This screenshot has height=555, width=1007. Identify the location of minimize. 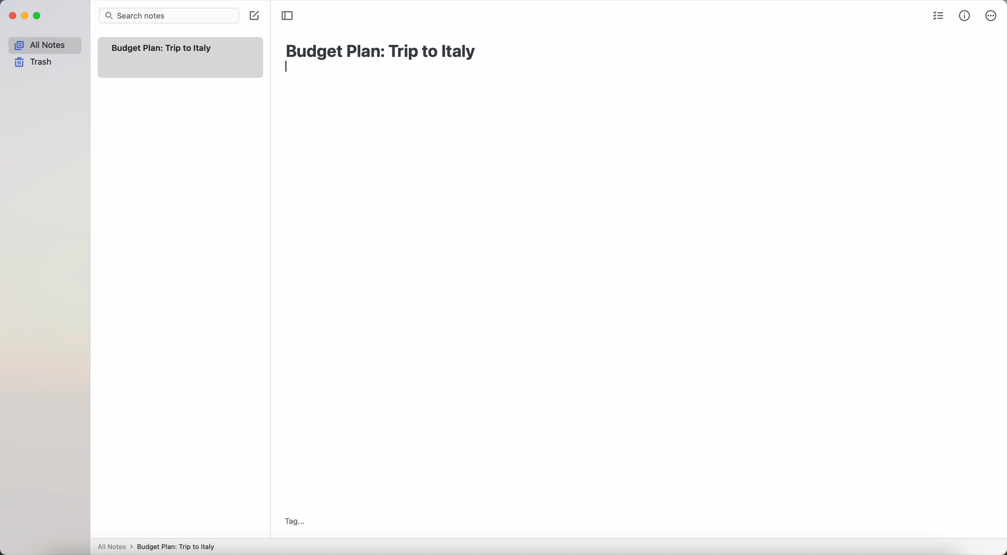
(27, 16).